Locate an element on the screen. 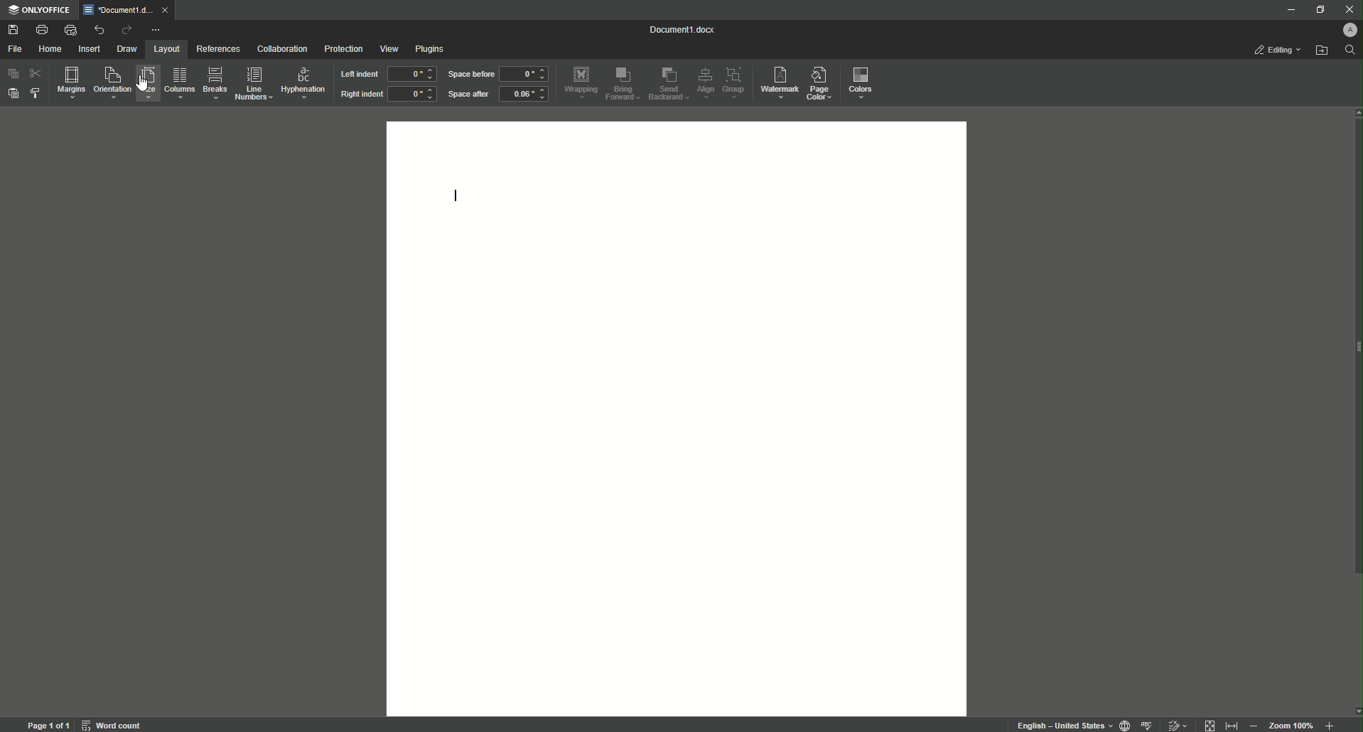 Image resolution: width=1363 pixels, height=732 pixels. Quick print is located at coordinates (69, 29).